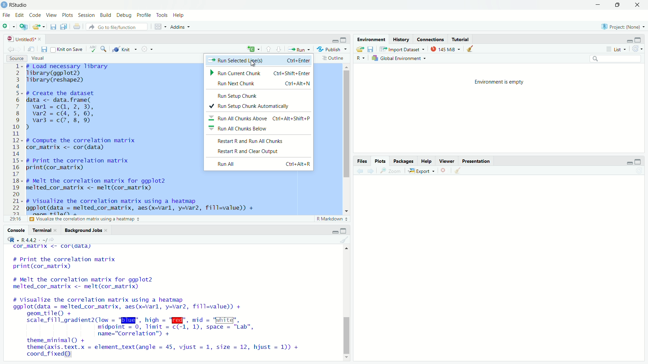 The width and height of the screenshot is (648, 364). What do you see at coordinates (501, 83) in the screenshot?
I see `environment is empty` at bounding box center [501, 83].